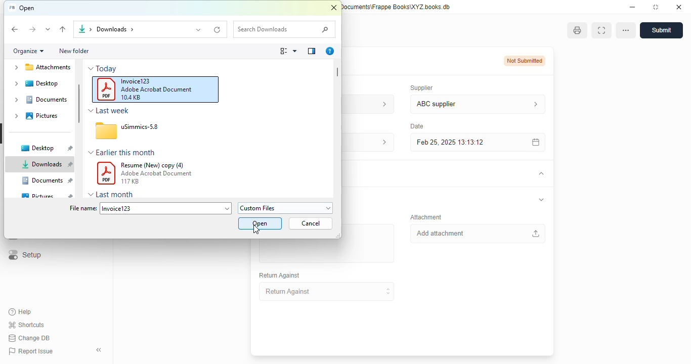 The image size is (691, 364). Describe the element at coordinates (48, 29) in the screenshot. I see `recent locations` at that location.